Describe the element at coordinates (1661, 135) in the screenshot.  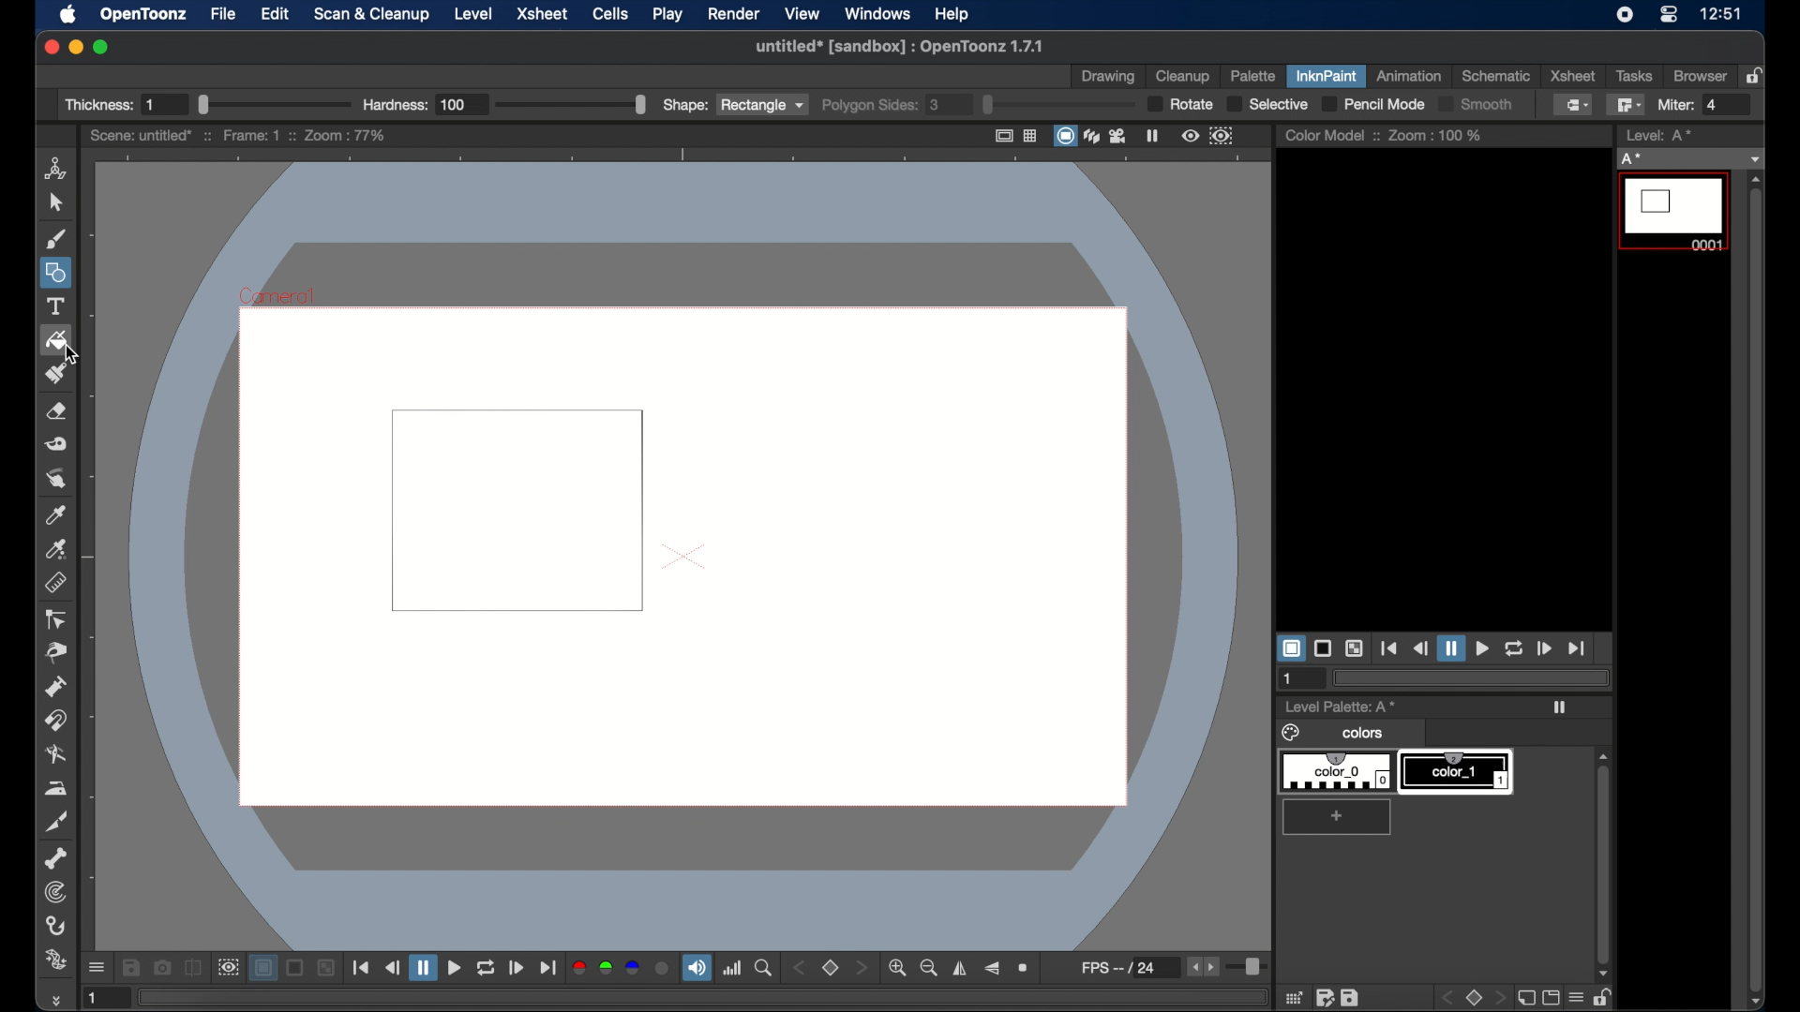
I see `level strip` at that location.